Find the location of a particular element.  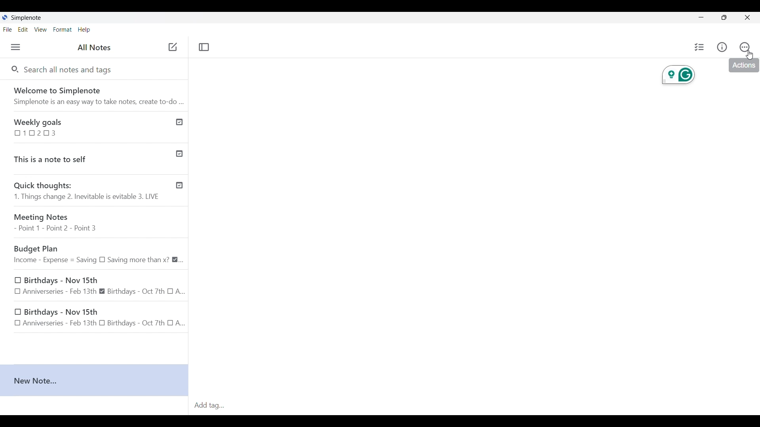

Search all notes and tags is located at coordinates (71, 70).